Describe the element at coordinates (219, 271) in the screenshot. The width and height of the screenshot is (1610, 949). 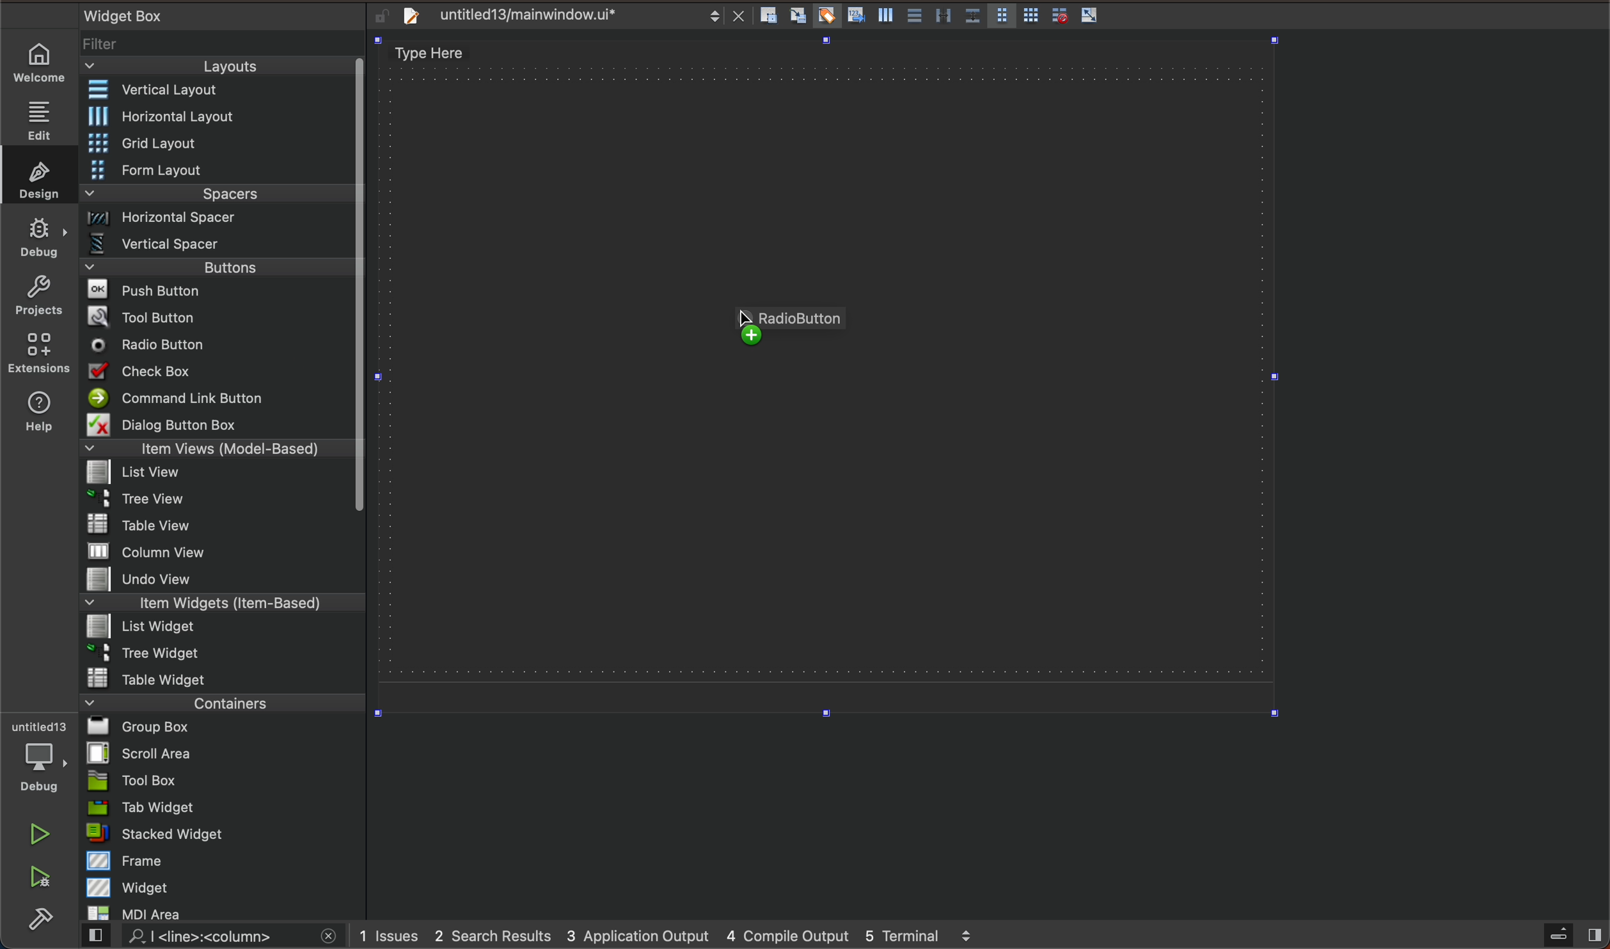
I see `` at that location.